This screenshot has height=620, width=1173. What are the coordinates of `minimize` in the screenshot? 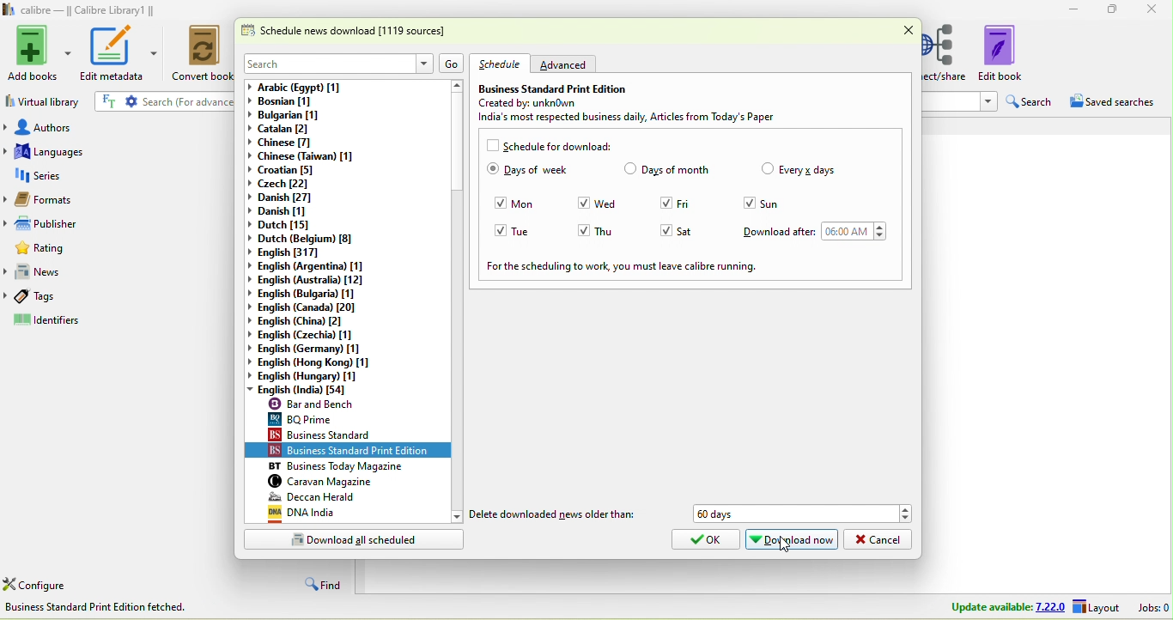 It's located at (1077, 9).